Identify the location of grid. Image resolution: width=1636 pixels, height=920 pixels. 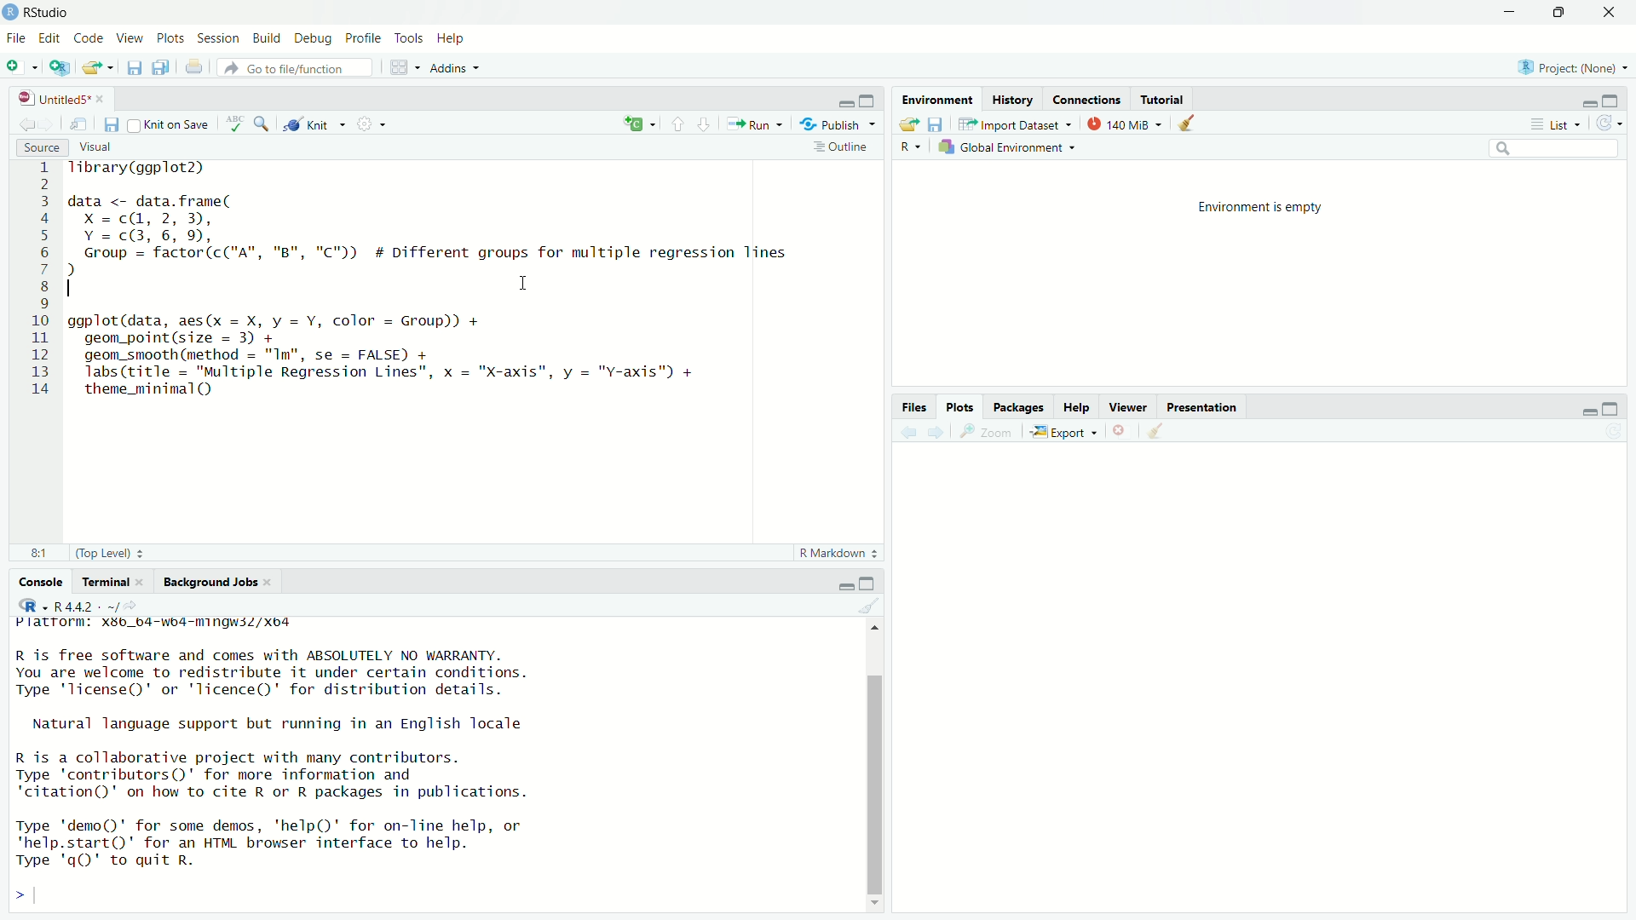
(401, 69).